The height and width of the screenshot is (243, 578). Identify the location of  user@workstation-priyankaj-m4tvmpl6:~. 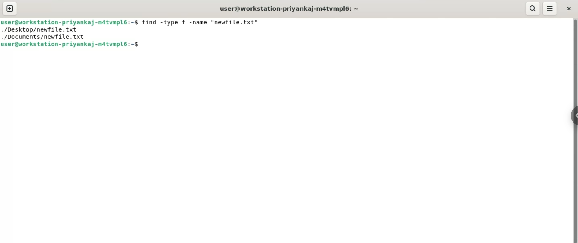
(290, 8).